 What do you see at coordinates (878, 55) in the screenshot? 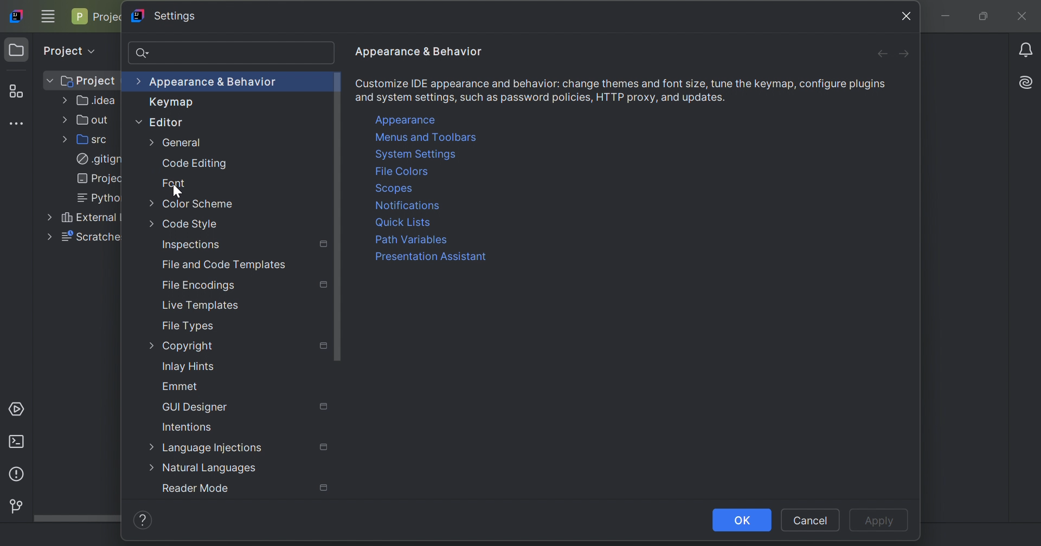
I see `back` at bounding box center [878, 55].